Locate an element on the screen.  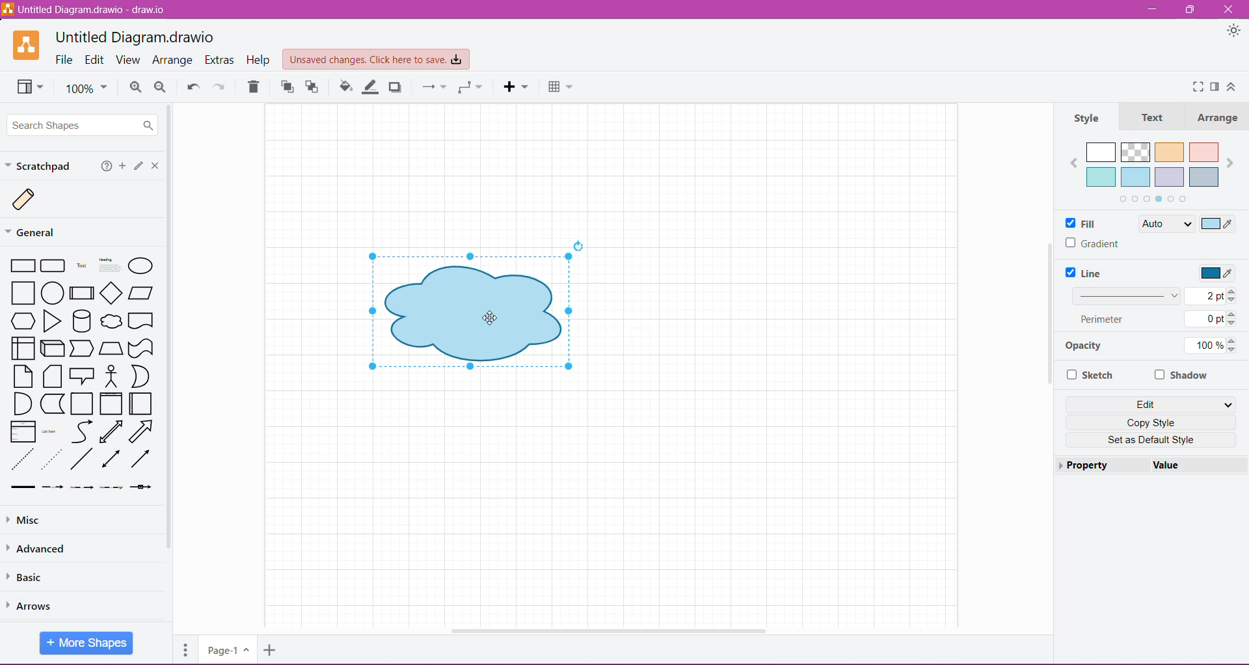
View is located at coordinates (128, 59).